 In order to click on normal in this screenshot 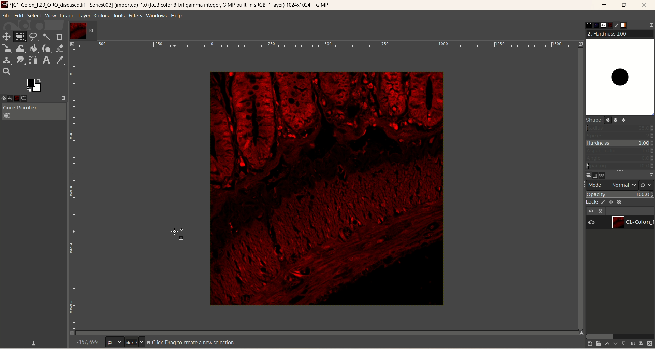, I will do `click(622, 186)`.